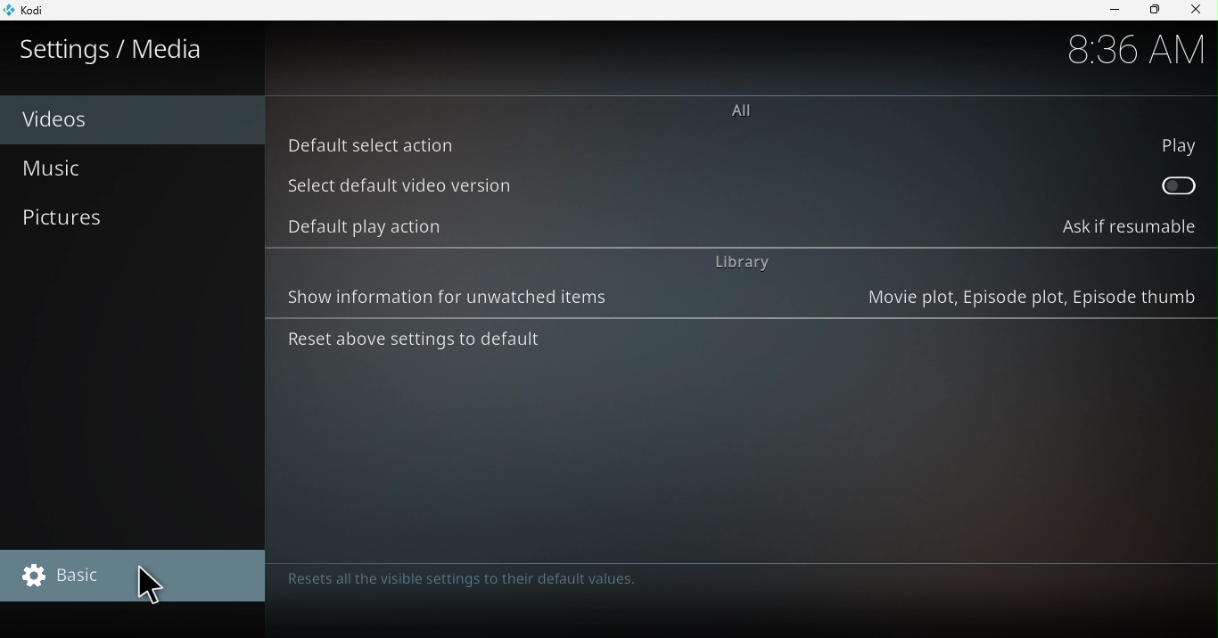  Describe the element at coordinates (1107, 11) in the screenshot. I see `Minimize` at that location.